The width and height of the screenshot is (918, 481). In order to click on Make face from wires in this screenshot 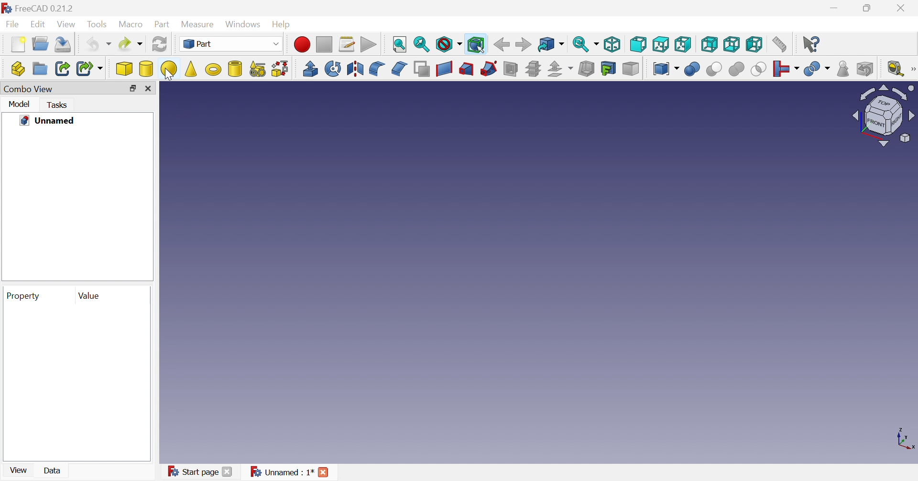, I will do `click(422, 69)`.